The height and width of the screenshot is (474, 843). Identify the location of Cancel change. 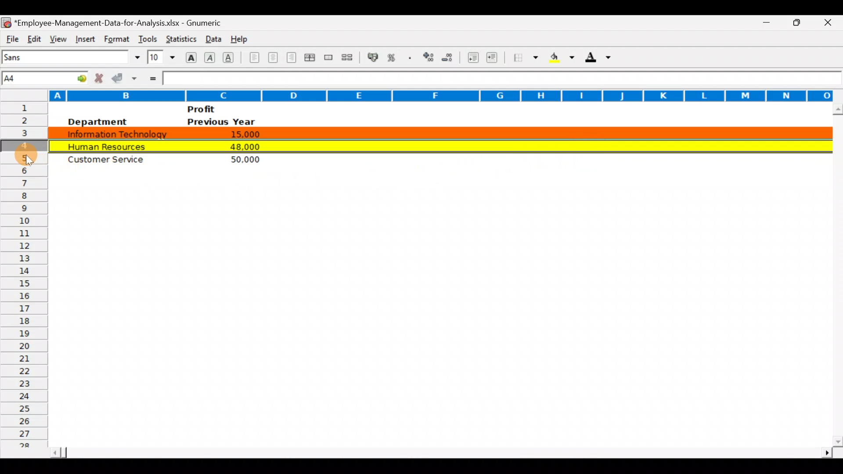
(101, 78).